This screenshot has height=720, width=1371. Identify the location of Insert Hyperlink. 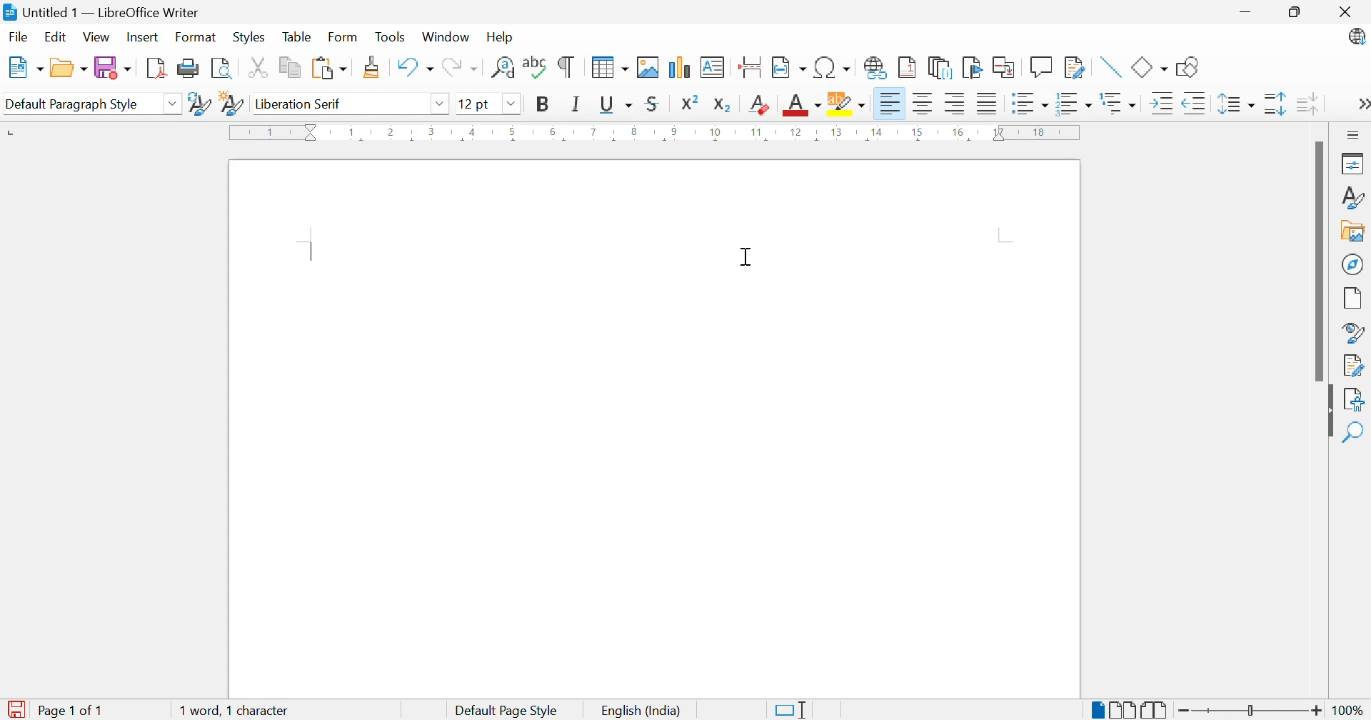
(873, 67).